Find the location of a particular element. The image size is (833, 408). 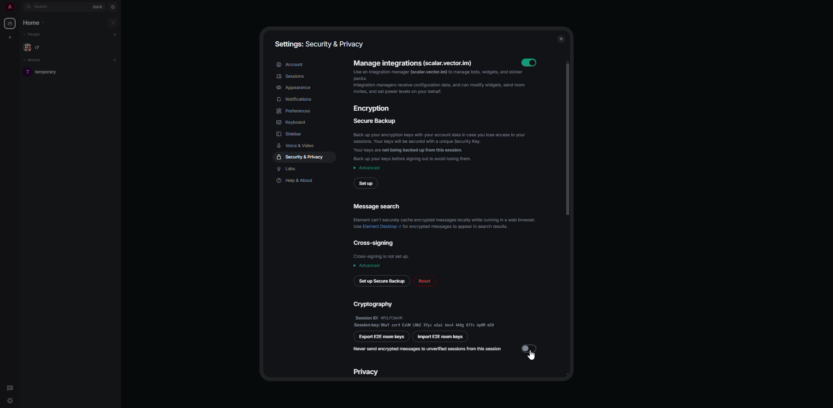

import e2e room keys is located at coordinates (440, 338).